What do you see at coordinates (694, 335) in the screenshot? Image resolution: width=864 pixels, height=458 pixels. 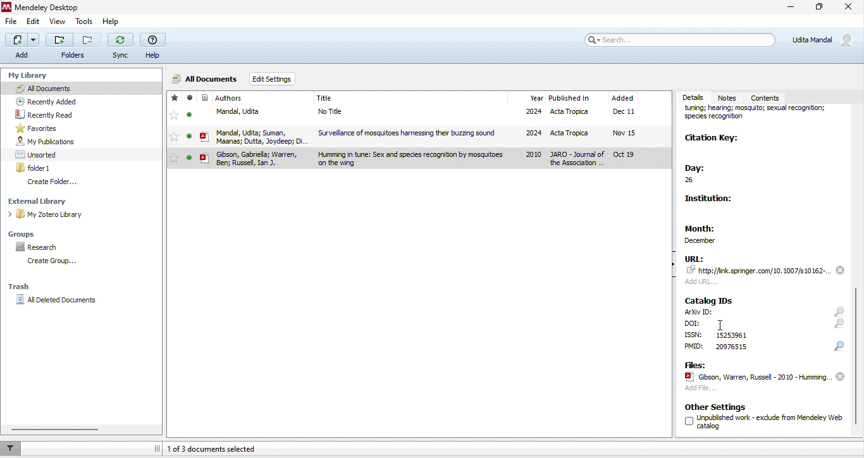 I see `text` at bounding box center [694, 335].